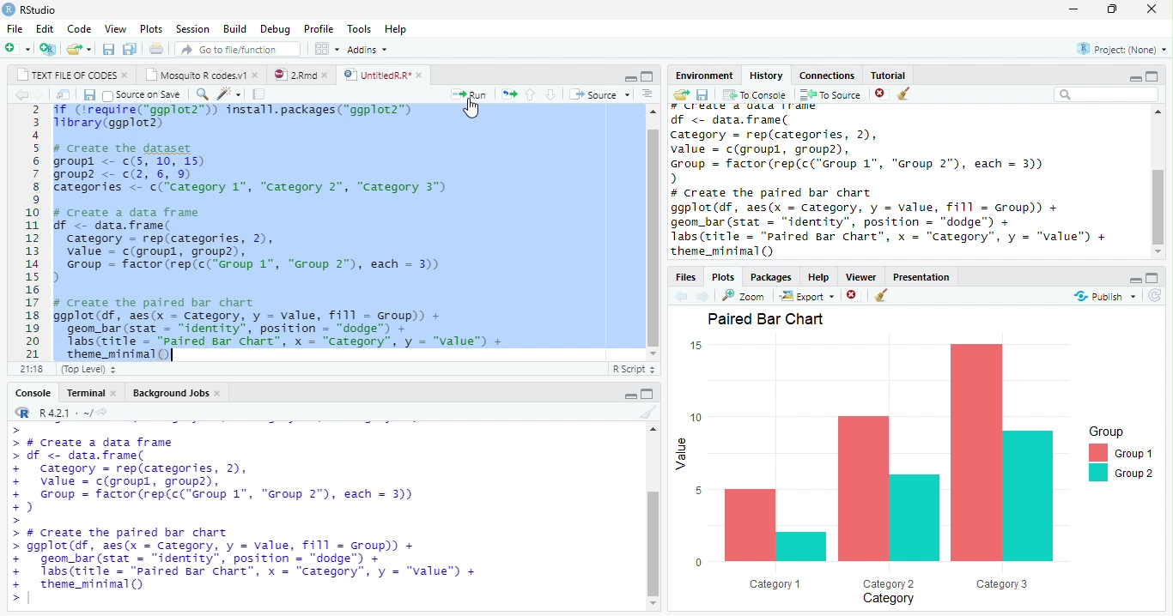 This screenshot has height=616, width=1173. What do you see at coordinates (1160, 252) in the screenshot?
I see `scroll down` at bounding box center [1160, 252].